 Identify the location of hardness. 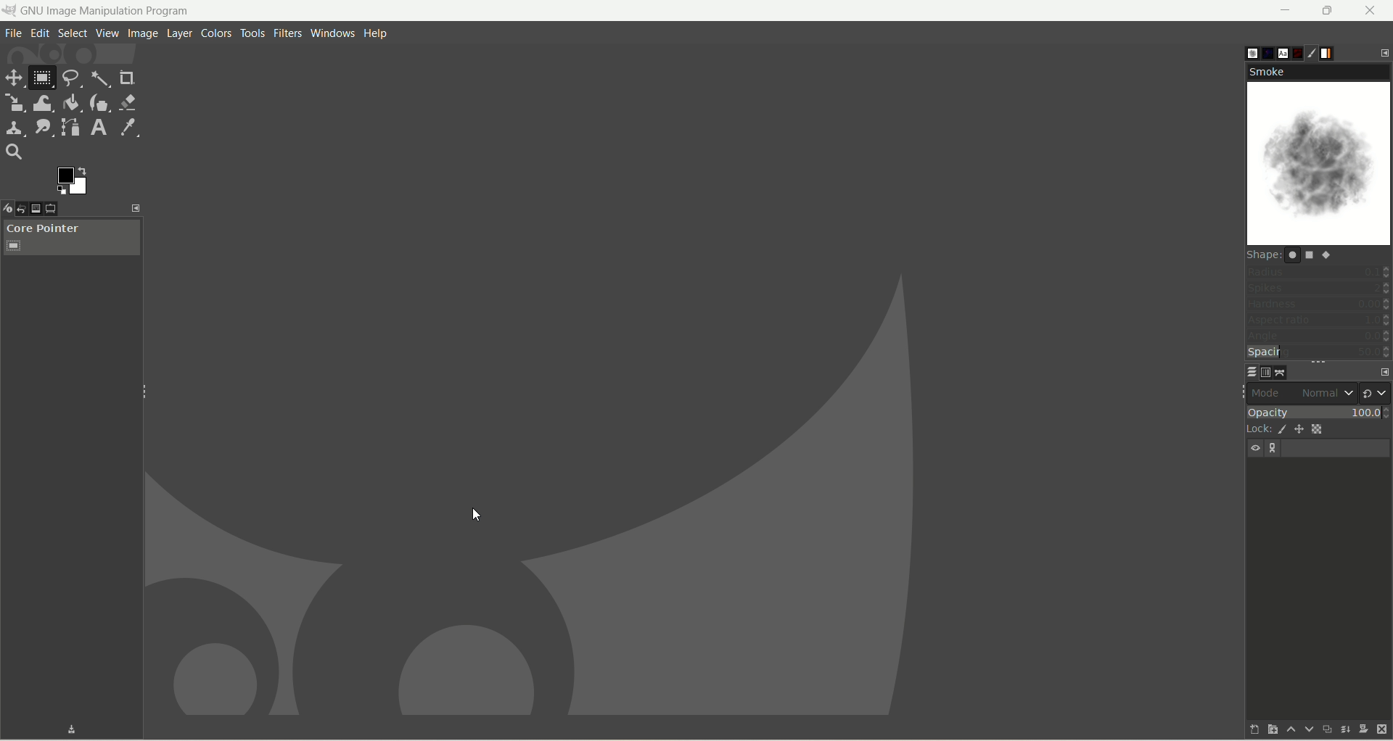
(1318, 306).